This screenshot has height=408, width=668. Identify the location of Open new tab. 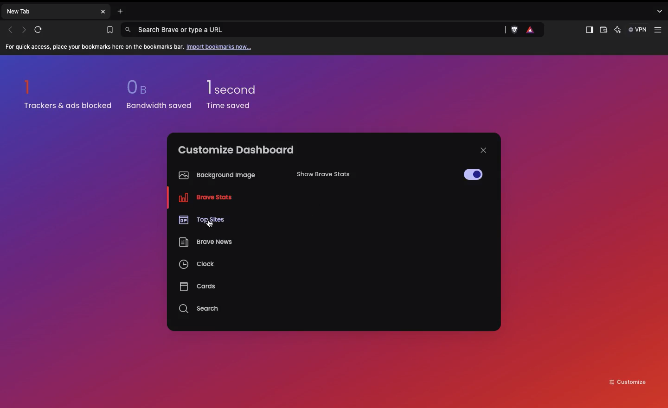
(118, 10).